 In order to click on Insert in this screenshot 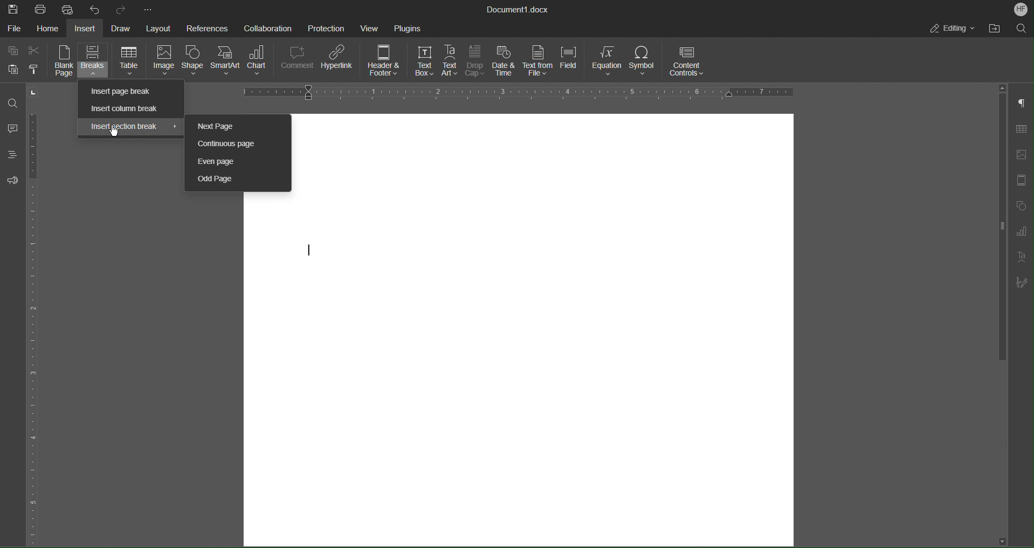, I will do `click(86, 27)`.